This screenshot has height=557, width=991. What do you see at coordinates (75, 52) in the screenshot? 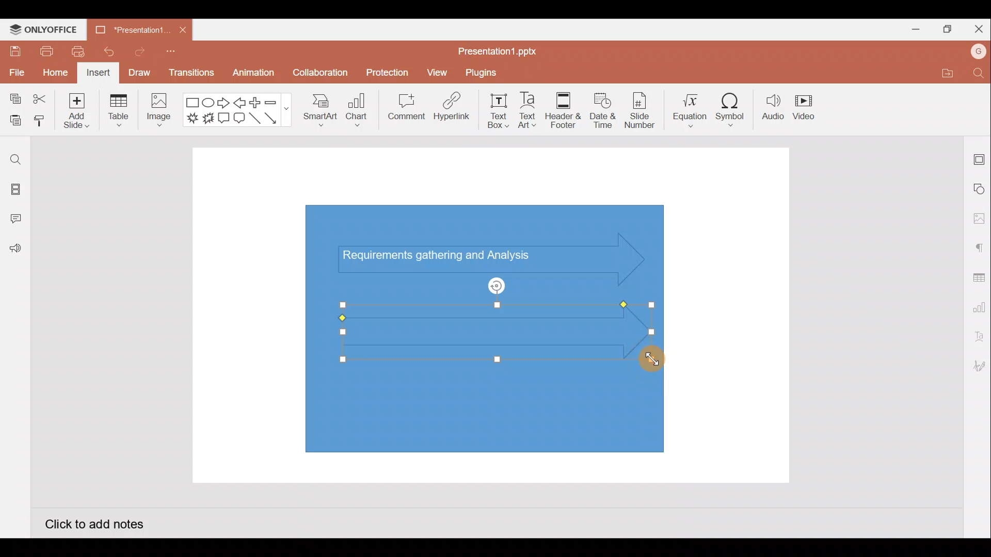
I see `Quick print` at bounding box center [75, 52].